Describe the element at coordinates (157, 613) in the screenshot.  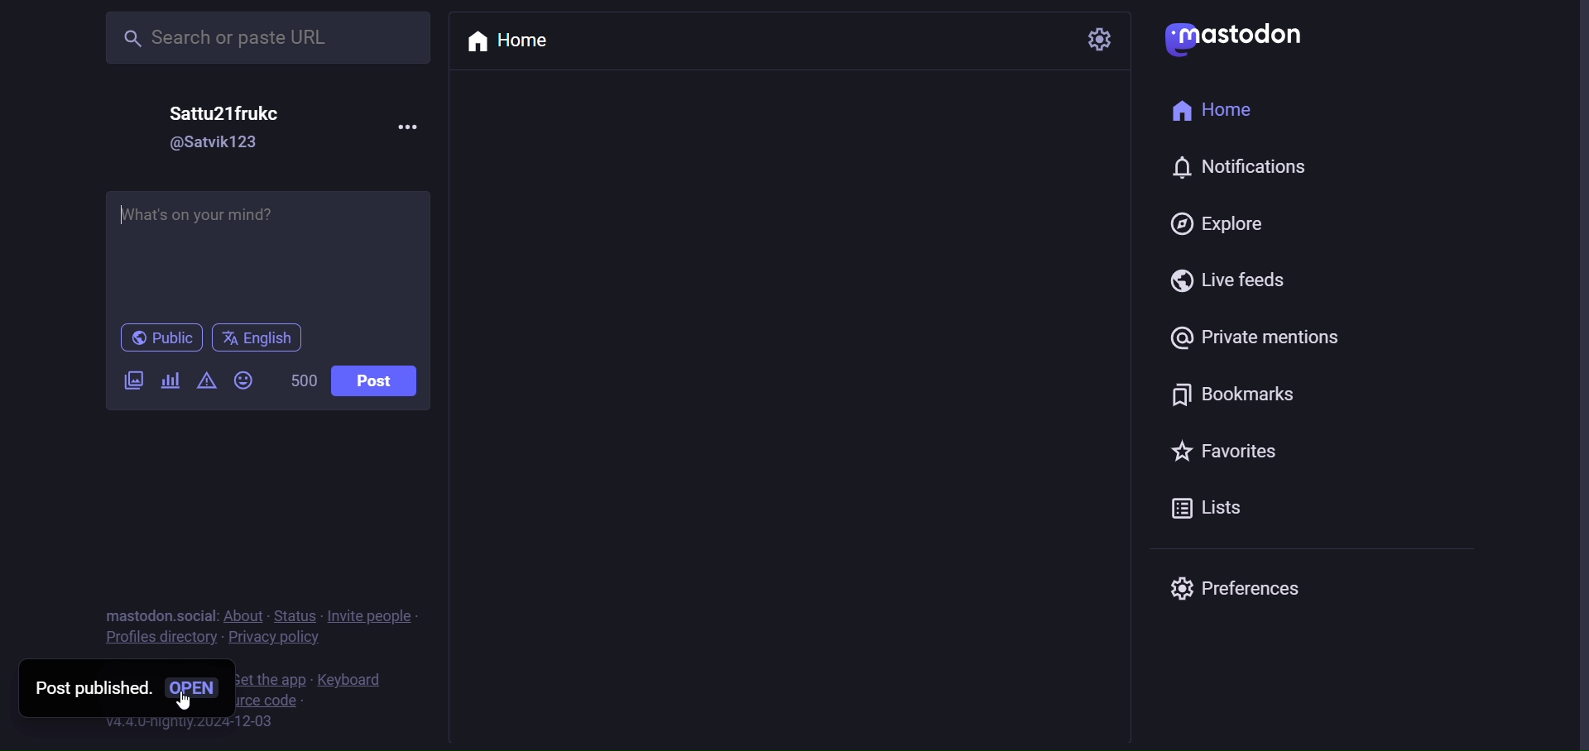
I see `mastodon social` at that location.